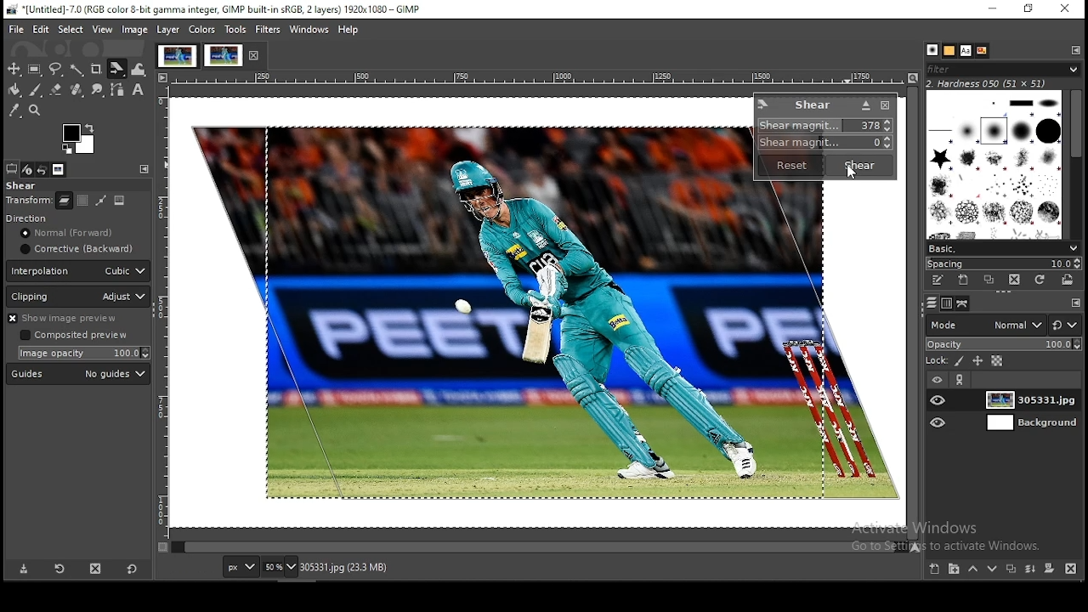  What do you see at coordinates (1040, 280) in the screenshot?
I see `refresh brushes` at bounding box center [1040, 280].